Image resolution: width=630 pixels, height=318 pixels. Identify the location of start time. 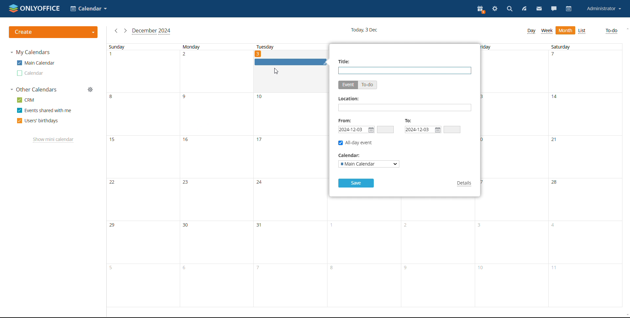
(385, 129).